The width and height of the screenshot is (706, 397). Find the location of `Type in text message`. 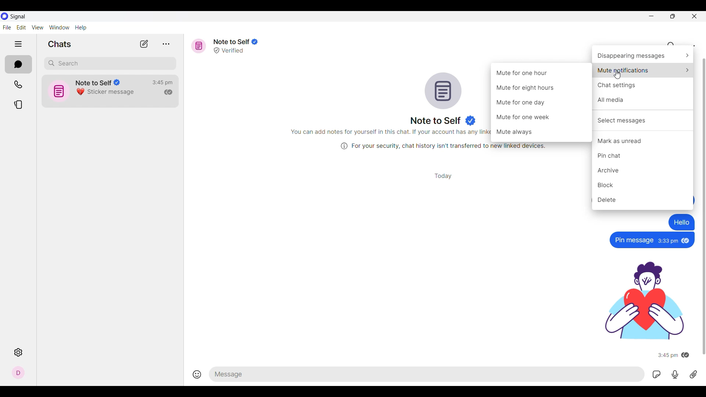

Type in text message is located at coordinates (428, 374).